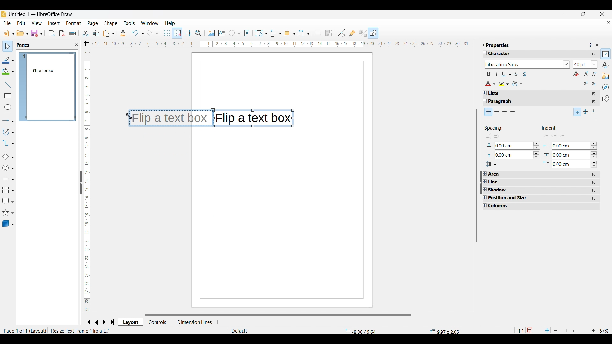  I want to click on Snap to grid, highlighted, so click(177, 33).